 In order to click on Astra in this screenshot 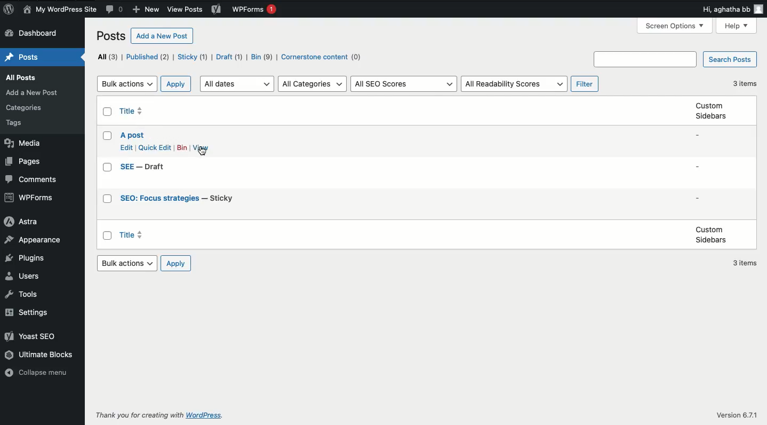, I will do `click(23, 221)`.